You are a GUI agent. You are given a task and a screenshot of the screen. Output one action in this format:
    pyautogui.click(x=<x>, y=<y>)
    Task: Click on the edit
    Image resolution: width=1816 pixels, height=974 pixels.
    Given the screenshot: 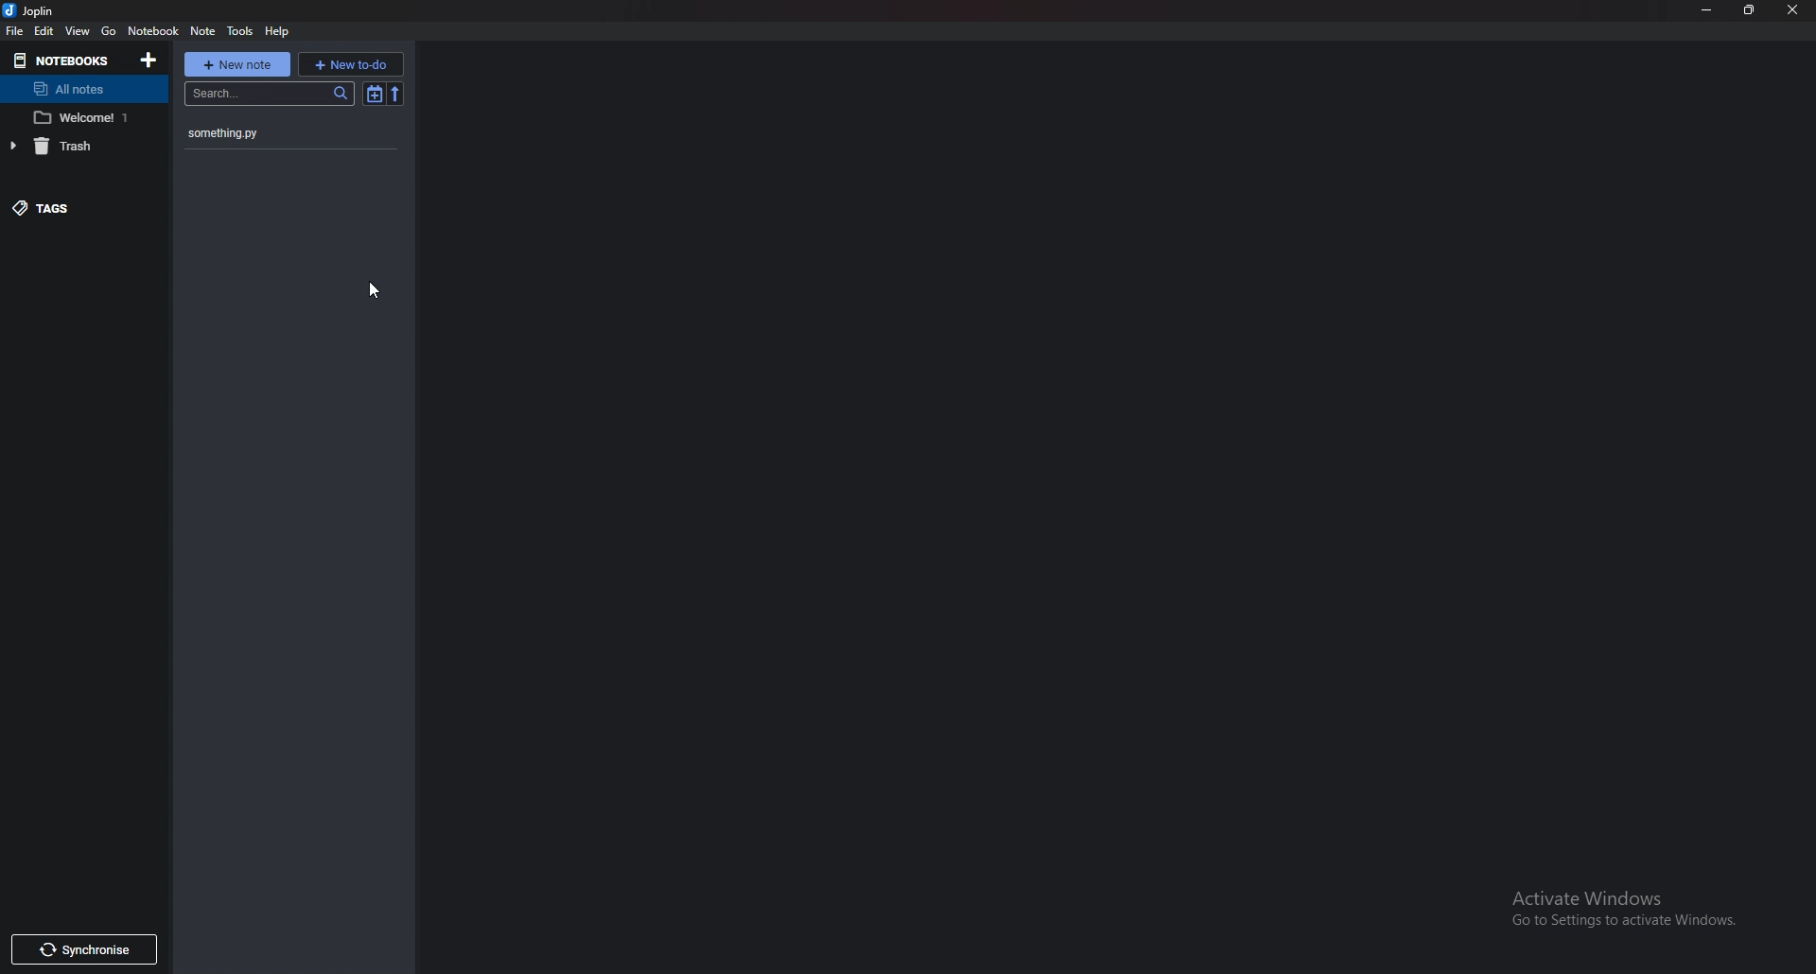 What is the action you would take?
    pyautogui.click(x=45, y=30)
    